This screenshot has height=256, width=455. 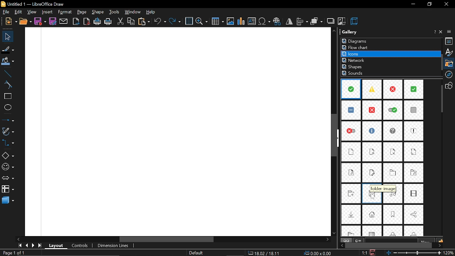 I want to click on rectangle, so click(x=6, y=96).